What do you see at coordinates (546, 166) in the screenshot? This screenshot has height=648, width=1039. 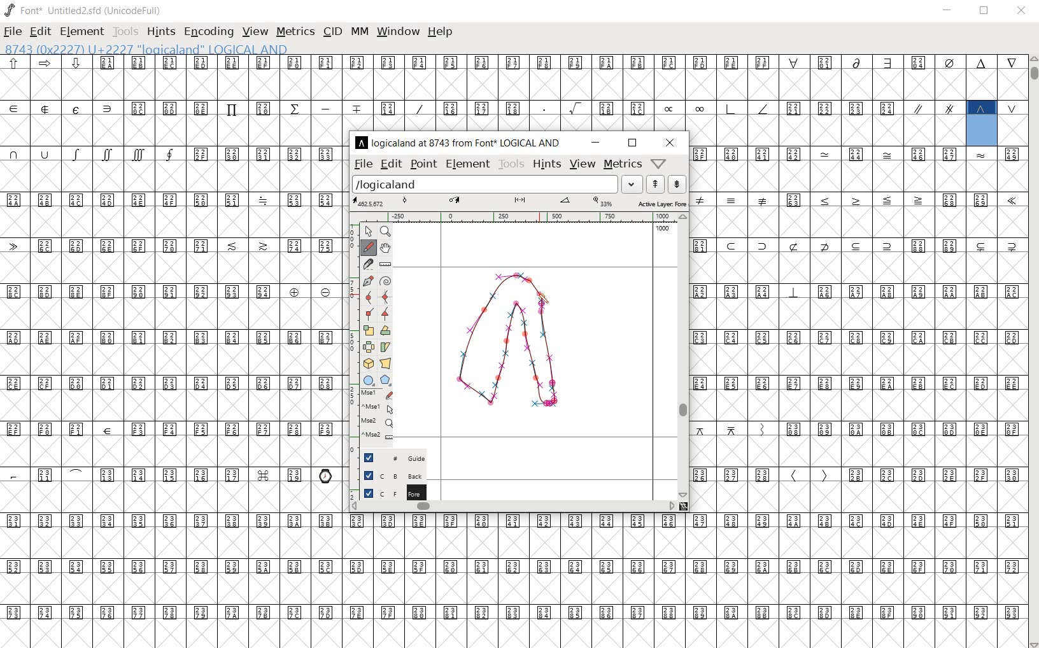 I see `hints` at bounding box center [546, 166].